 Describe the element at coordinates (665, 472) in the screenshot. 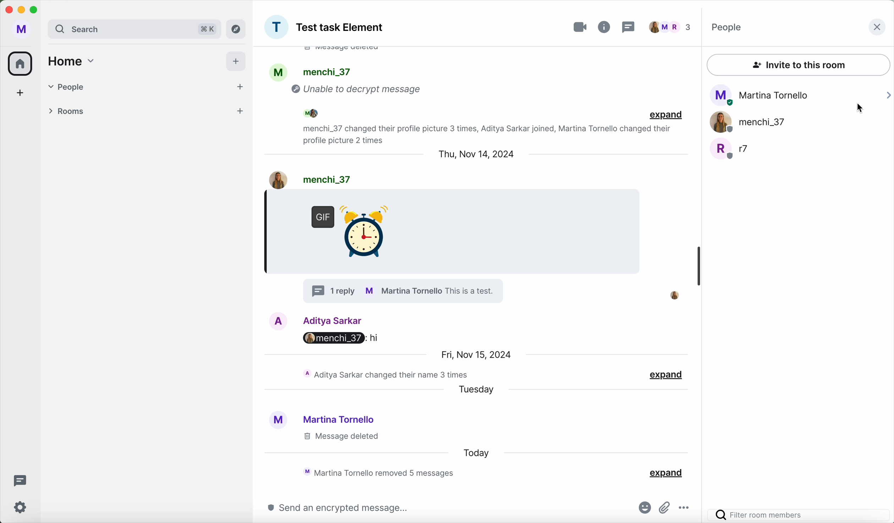

I see `expand` at that location.